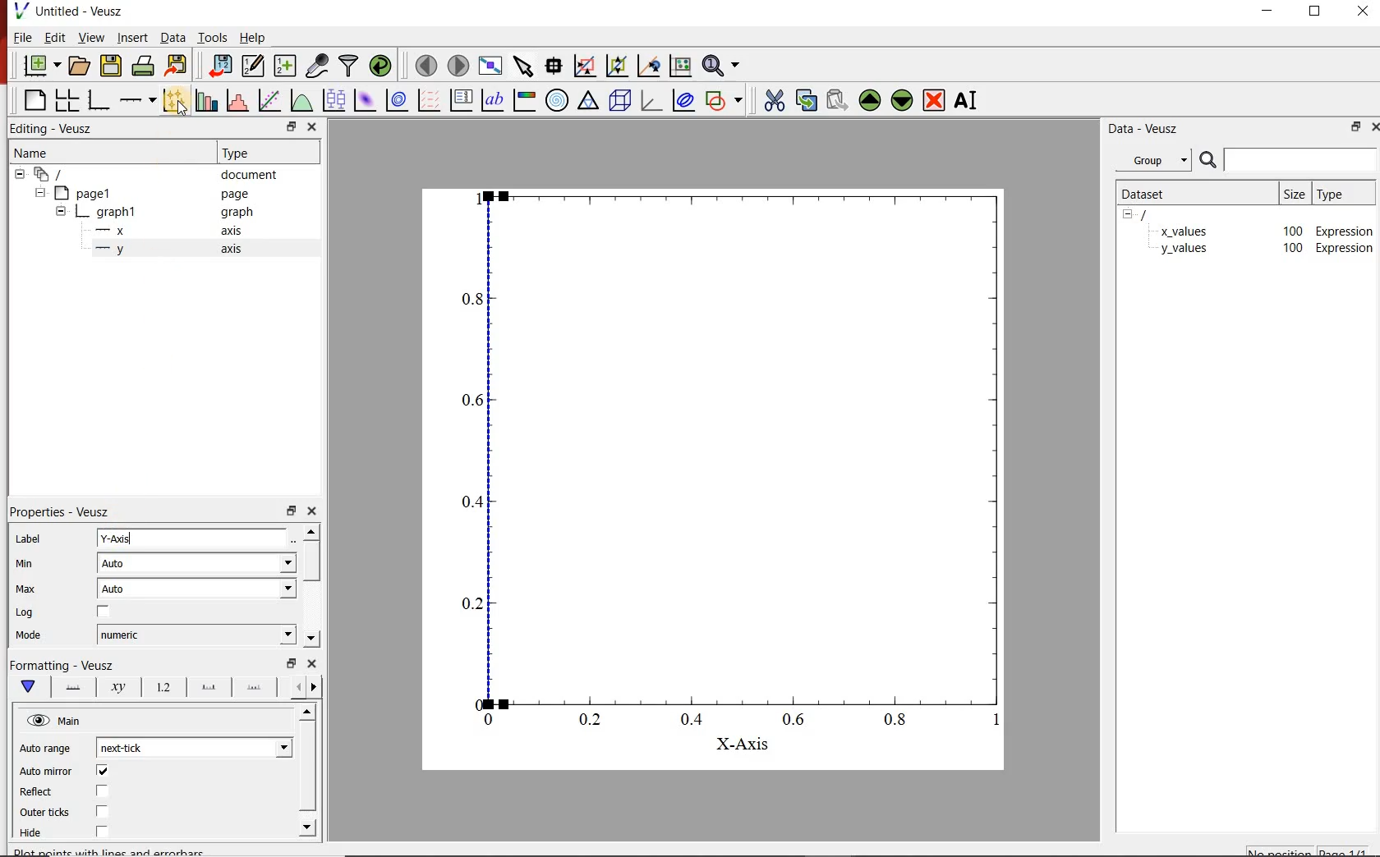  What do you see at coordinates (902, 103) in the screenshot?
I see `move down the selected widget` at bounding box center [902, 103].